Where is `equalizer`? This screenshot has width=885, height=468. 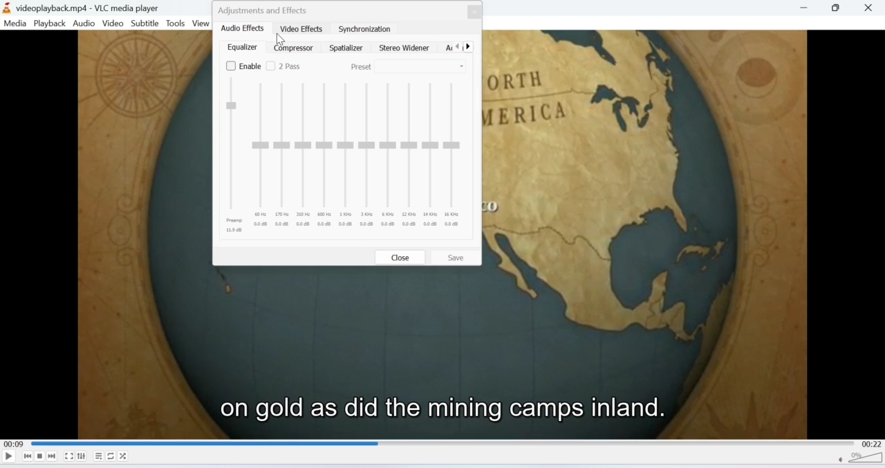
equalizer is located at coordinates (240, 46).